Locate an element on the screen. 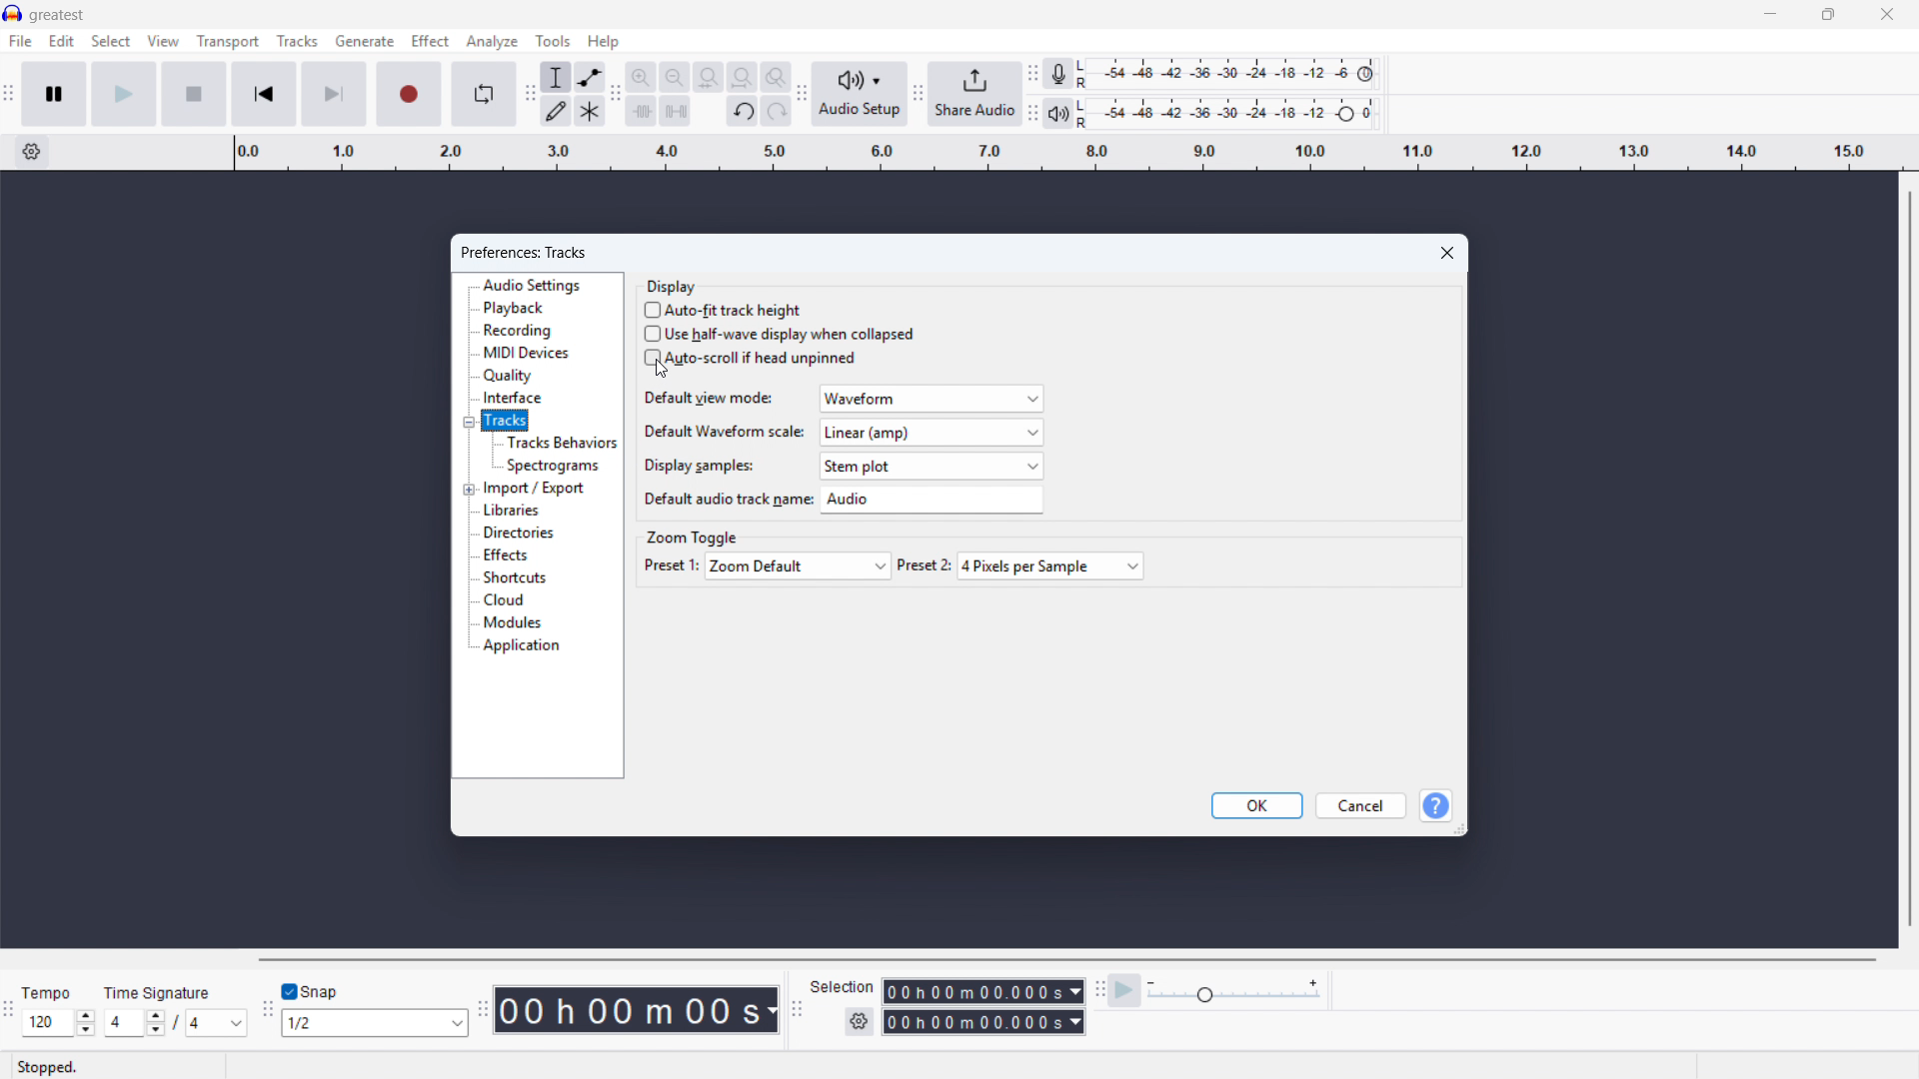 The image size is (1919, 1079). Expand  is located at coordinates (470, 490).